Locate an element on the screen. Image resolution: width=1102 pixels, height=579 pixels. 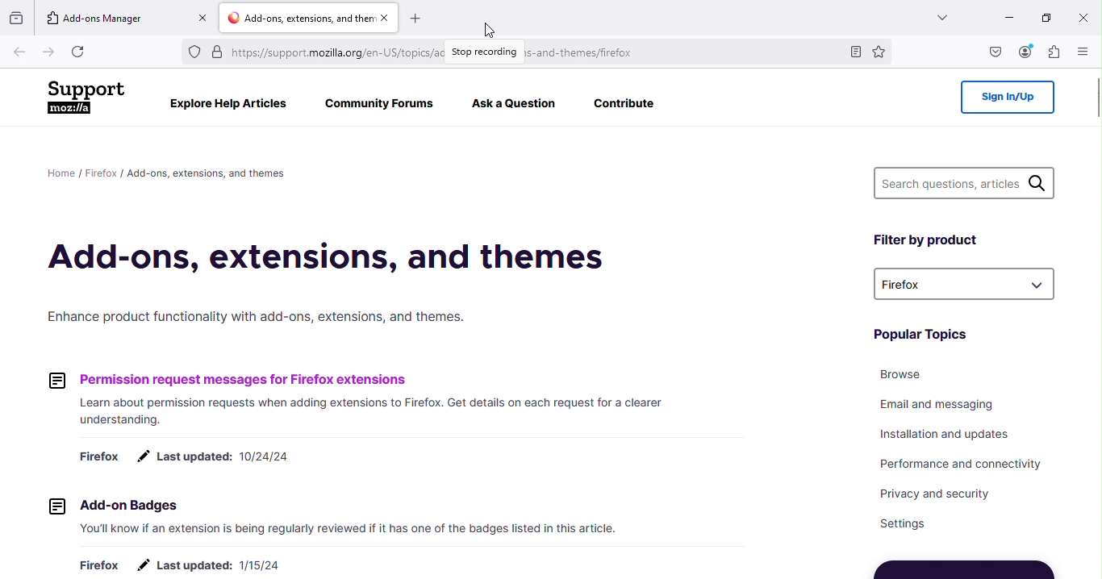
Aska Question is located at coordinates (507, 106).